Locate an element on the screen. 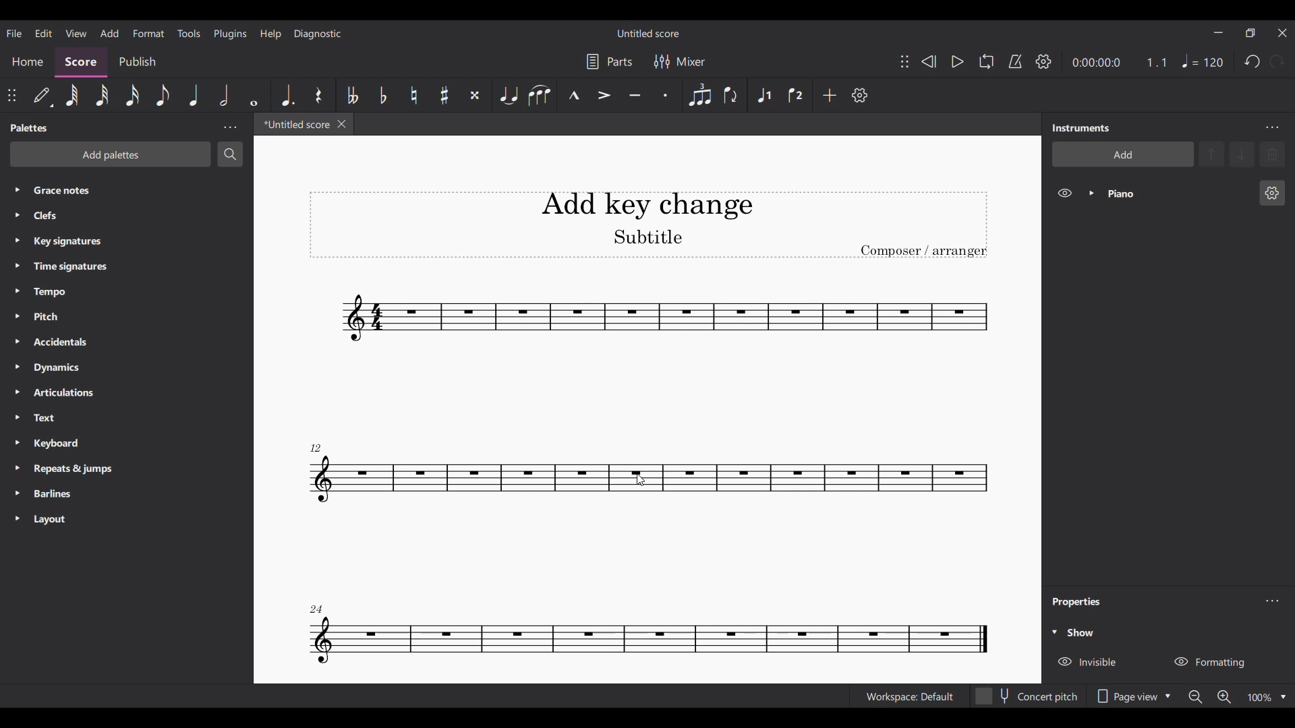 The width and height of the screenshot is (1295, 728). Edit menu is located at coordinates (44, 33).